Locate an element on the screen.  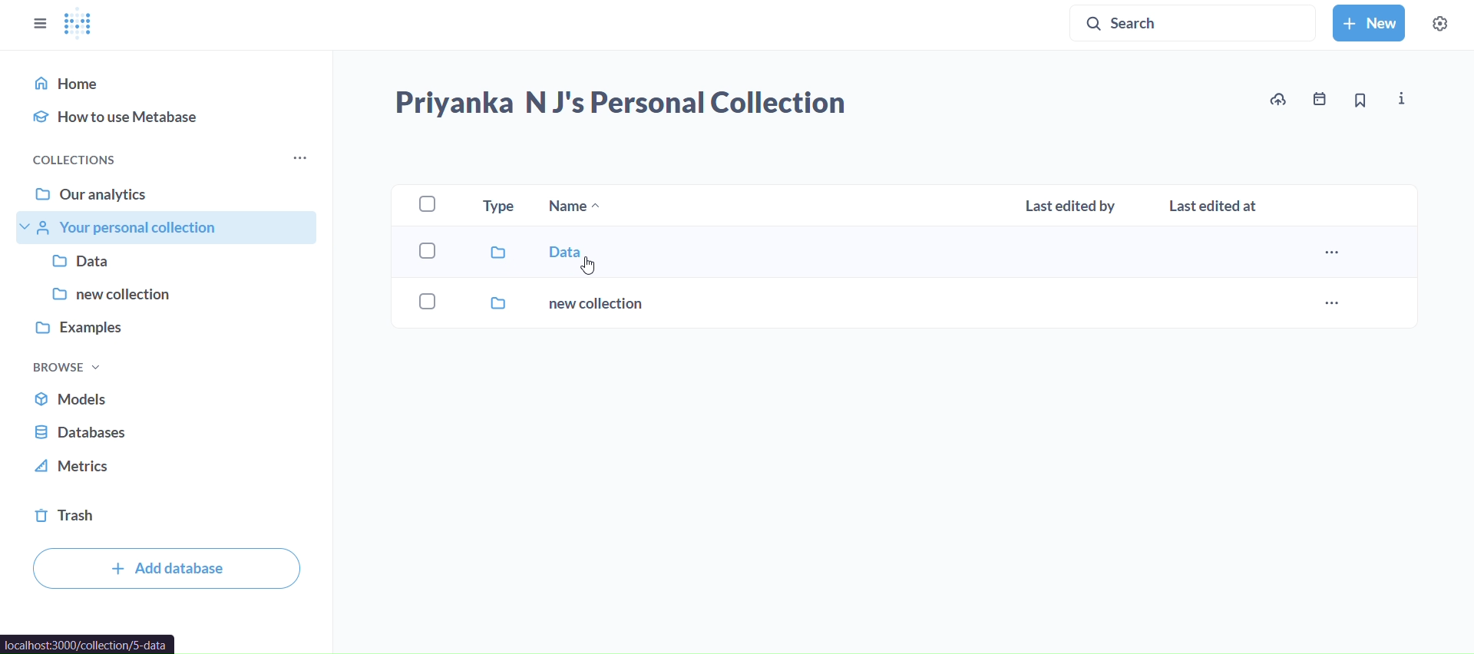
priyanka N J's personal collection is located at coordinates (627, 103).